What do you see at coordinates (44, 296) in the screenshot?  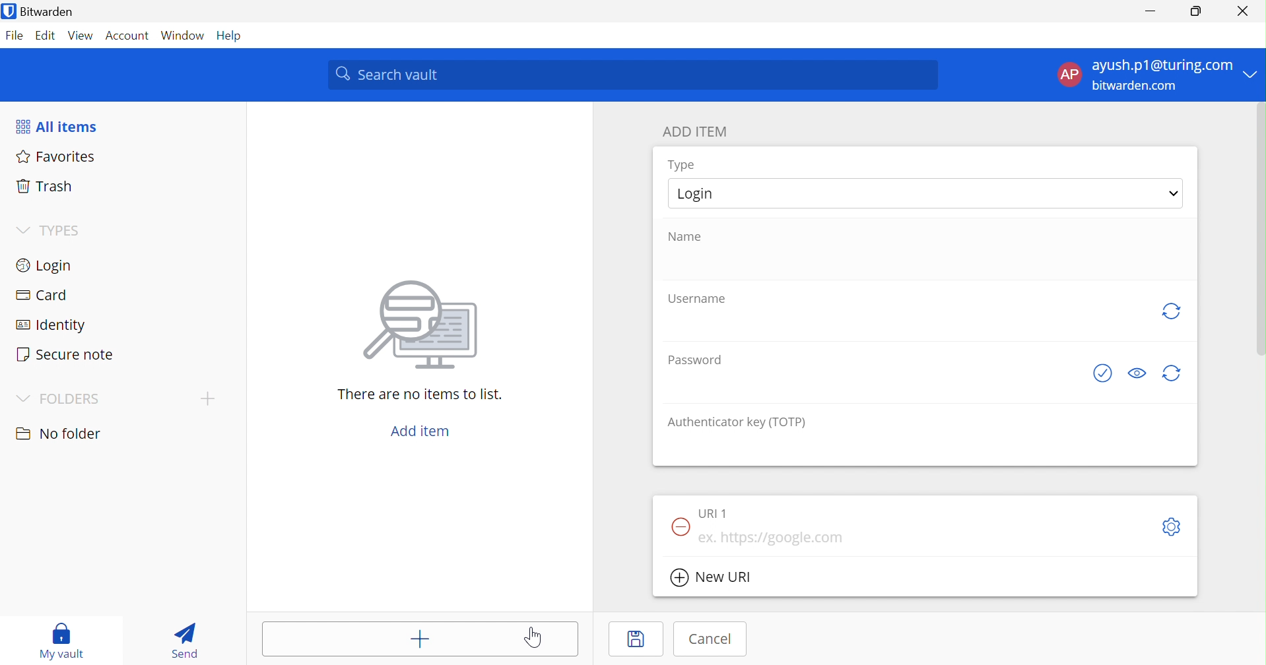 I see `Card` at bounding box center [44, 296].